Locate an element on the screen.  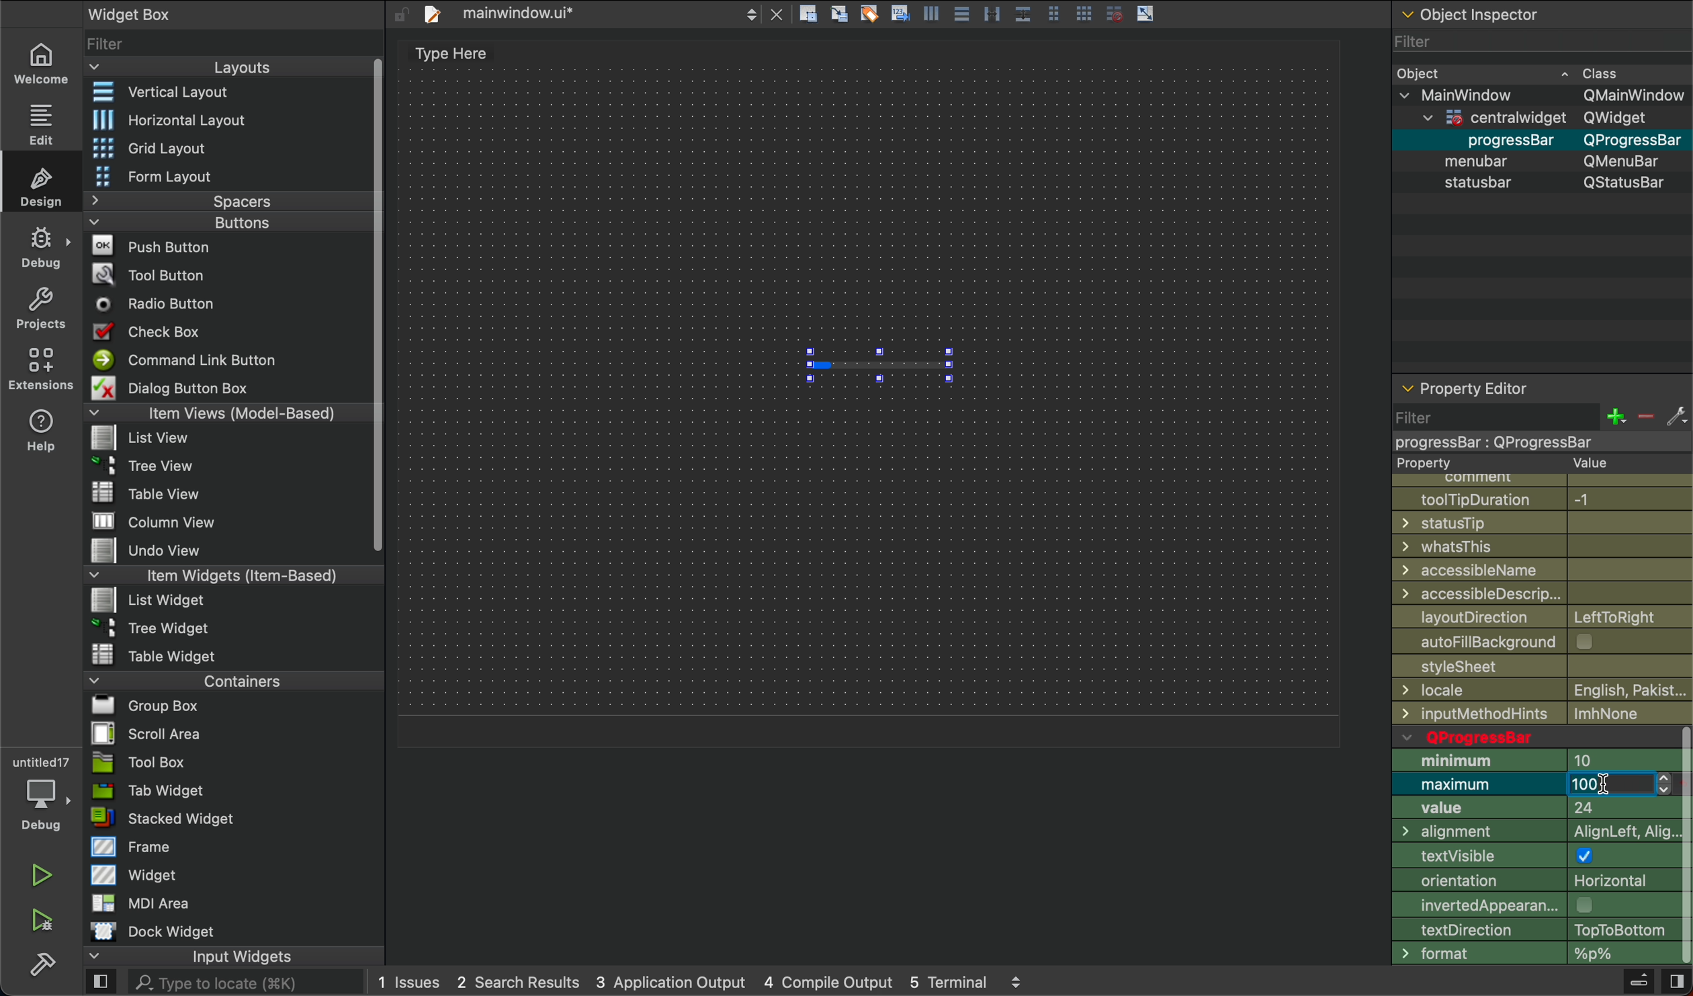
widget box is located at coordinates (170, 13).